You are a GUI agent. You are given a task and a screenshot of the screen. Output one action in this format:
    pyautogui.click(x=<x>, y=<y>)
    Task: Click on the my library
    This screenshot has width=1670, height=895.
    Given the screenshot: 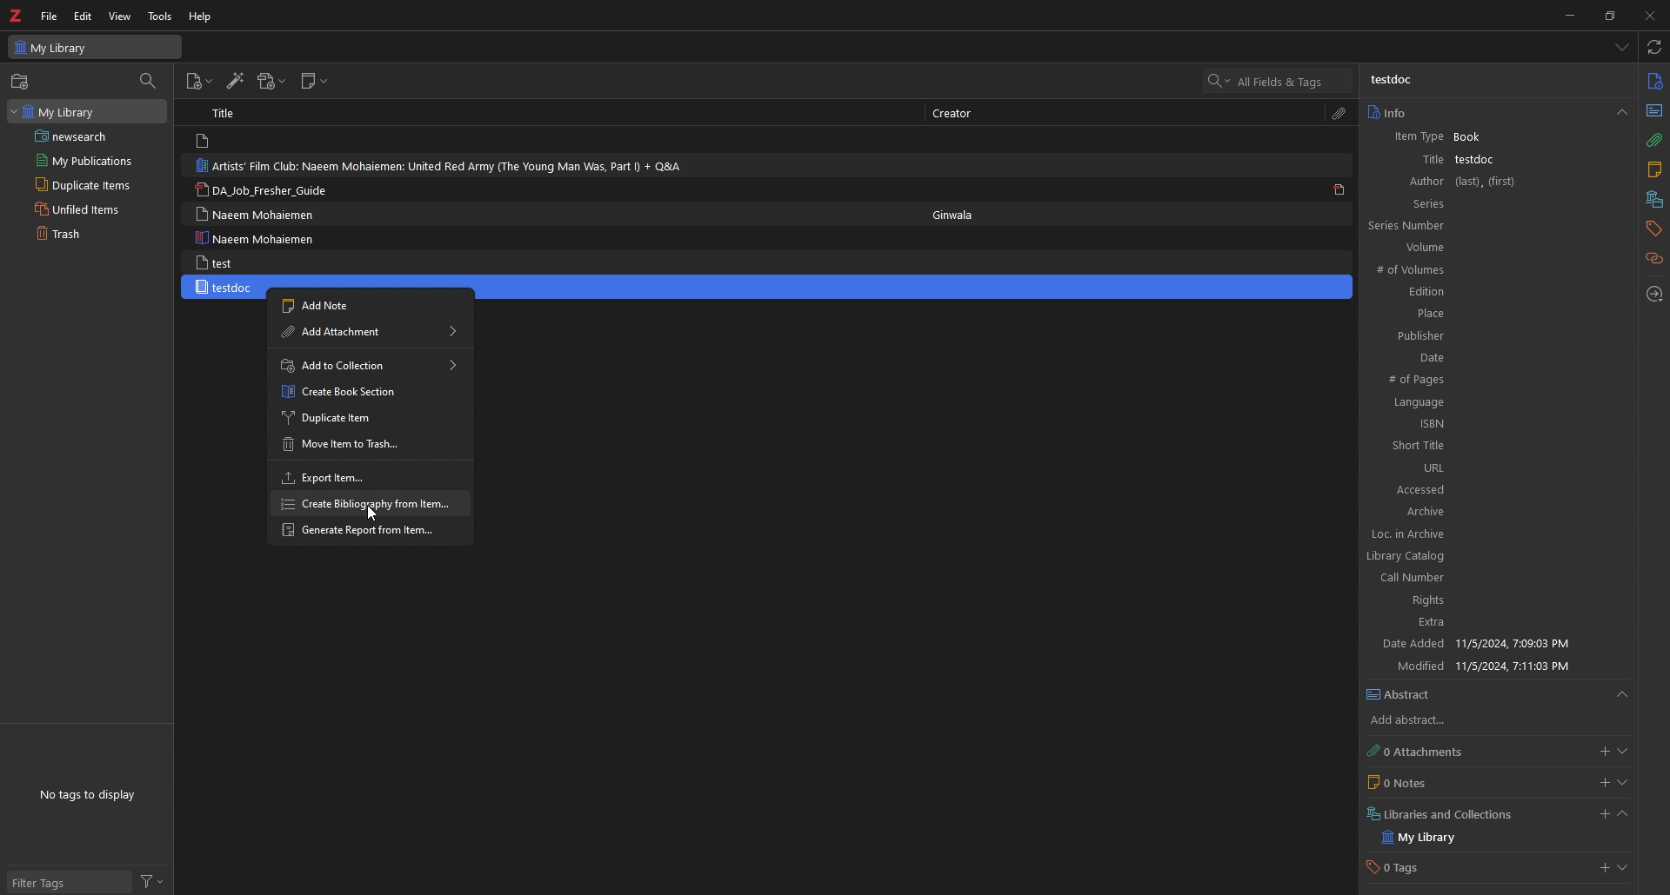 What is the action you would take?
    pyautogui.click(x=1435, y=838)
    